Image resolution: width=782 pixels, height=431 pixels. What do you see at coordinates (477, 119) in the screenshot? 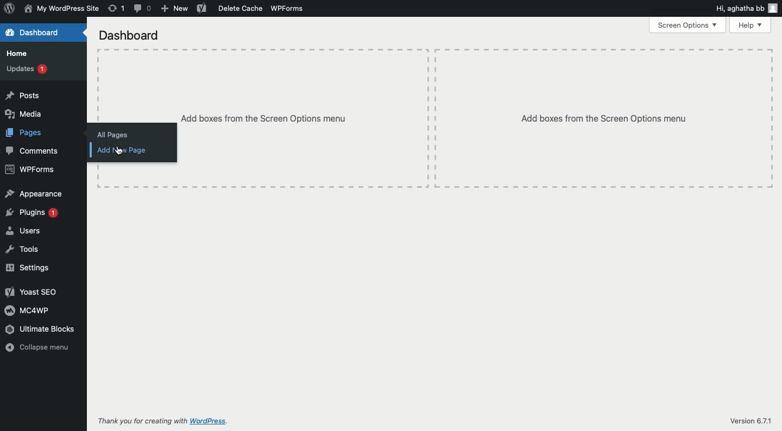
I see `Add boxes from the screen options menu` at bounding box center [477, 119].